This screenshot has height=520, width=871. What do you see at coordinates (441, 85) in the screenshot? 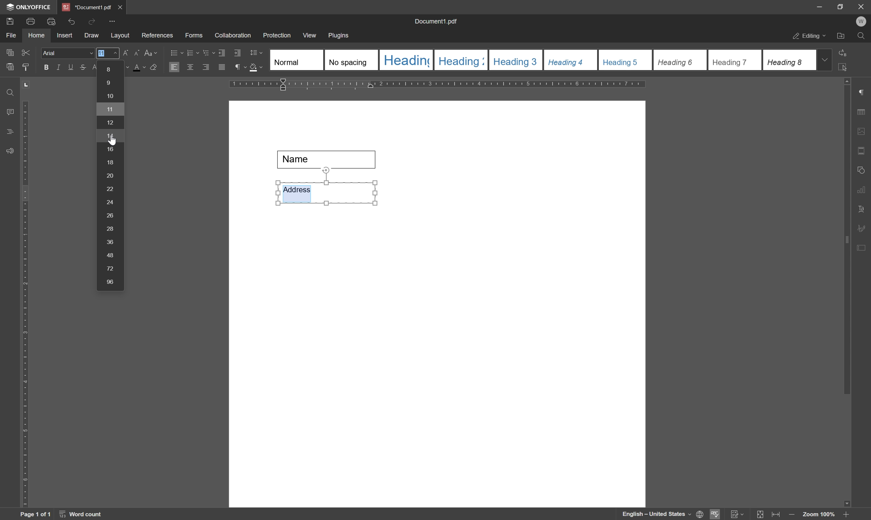
I see `ruler` at bounding box center [441, 85].